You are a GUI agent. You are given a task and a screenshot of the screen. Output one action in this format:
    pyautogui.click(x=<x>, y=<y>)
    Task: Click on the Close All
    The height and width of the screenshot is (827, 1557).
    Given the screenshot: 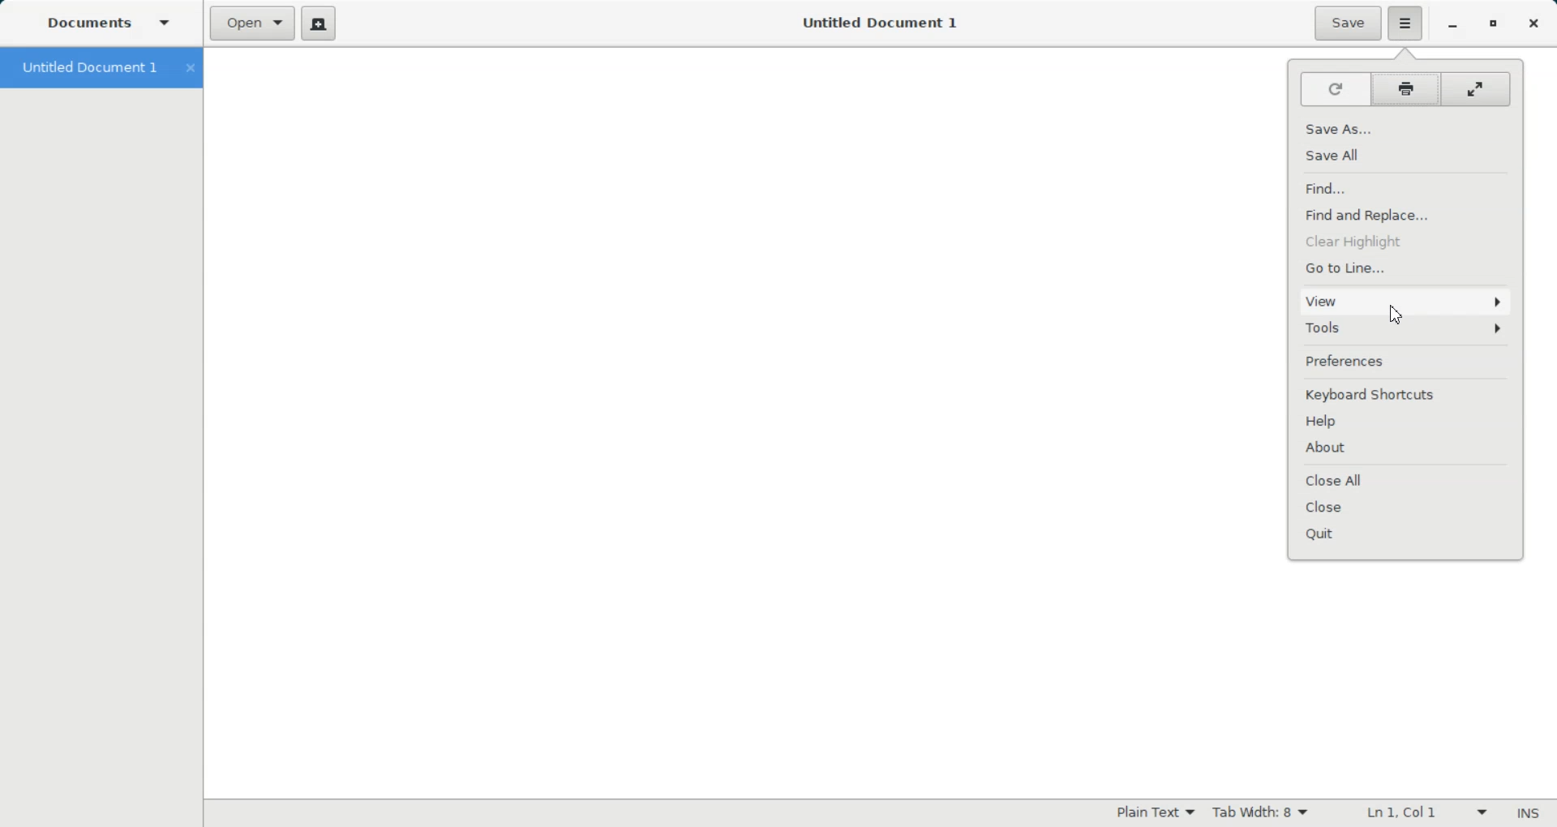 What is the action you would take?
    pyautogui.click(x=1405, y=481)
    